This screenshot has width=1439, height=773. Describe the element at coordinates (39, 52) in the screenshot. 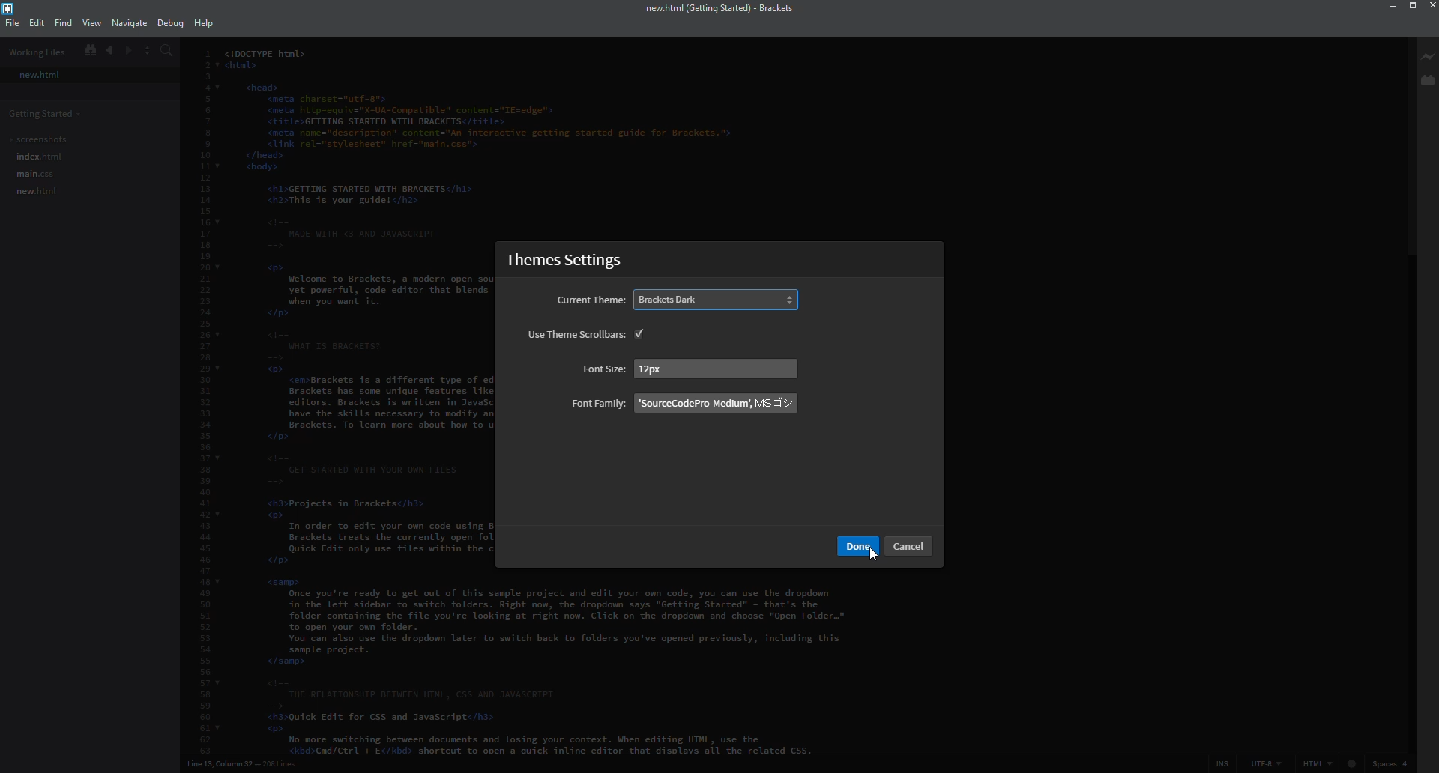

I see `working files` at that location.